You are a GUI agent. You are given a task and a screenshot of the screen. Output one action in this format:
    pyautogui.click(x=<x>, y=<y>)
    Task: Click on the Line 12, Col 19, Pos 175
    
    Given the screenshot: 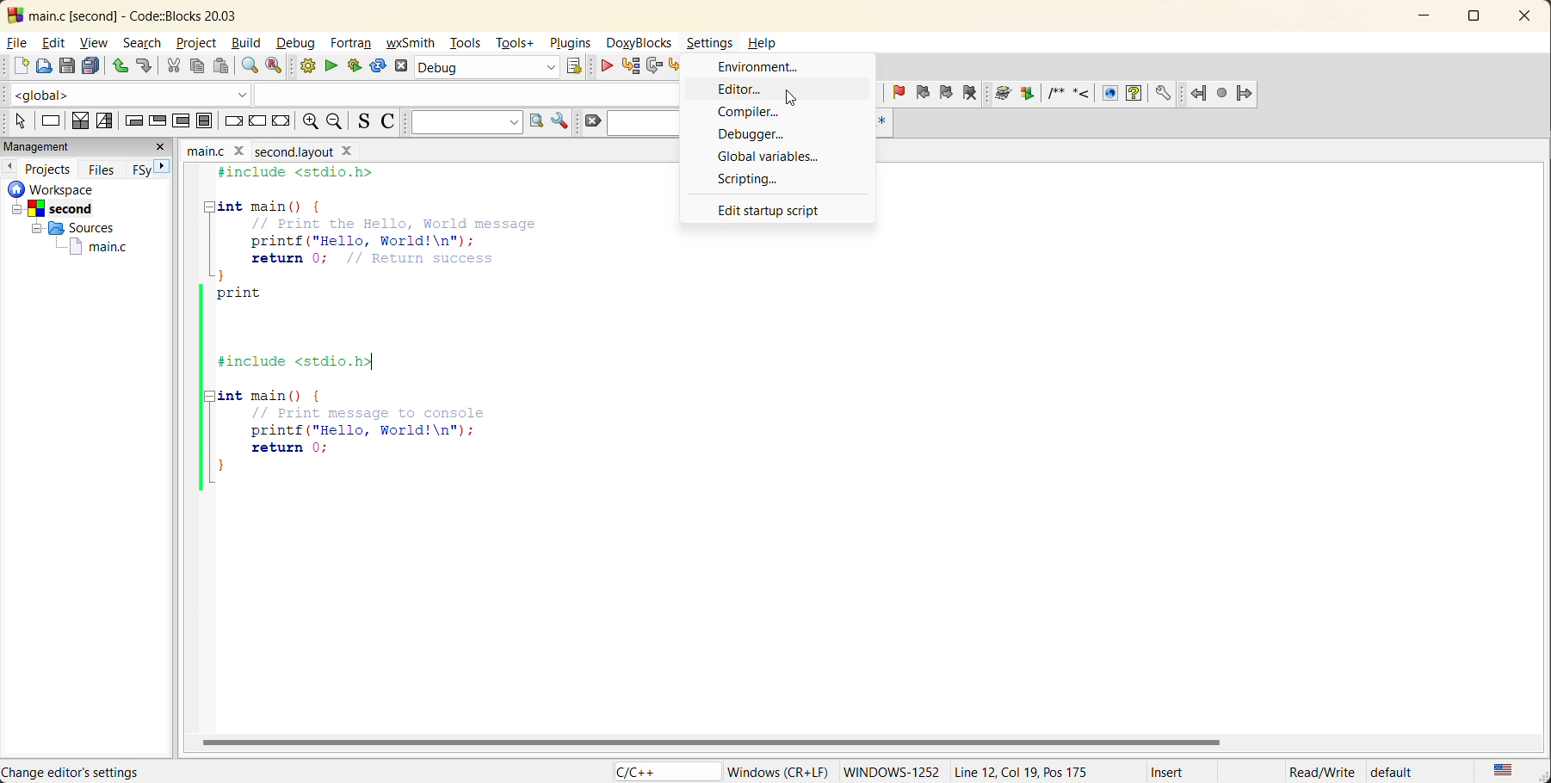 What is the action you would take?
    pyautogui.click(x=1028, y=768)
    